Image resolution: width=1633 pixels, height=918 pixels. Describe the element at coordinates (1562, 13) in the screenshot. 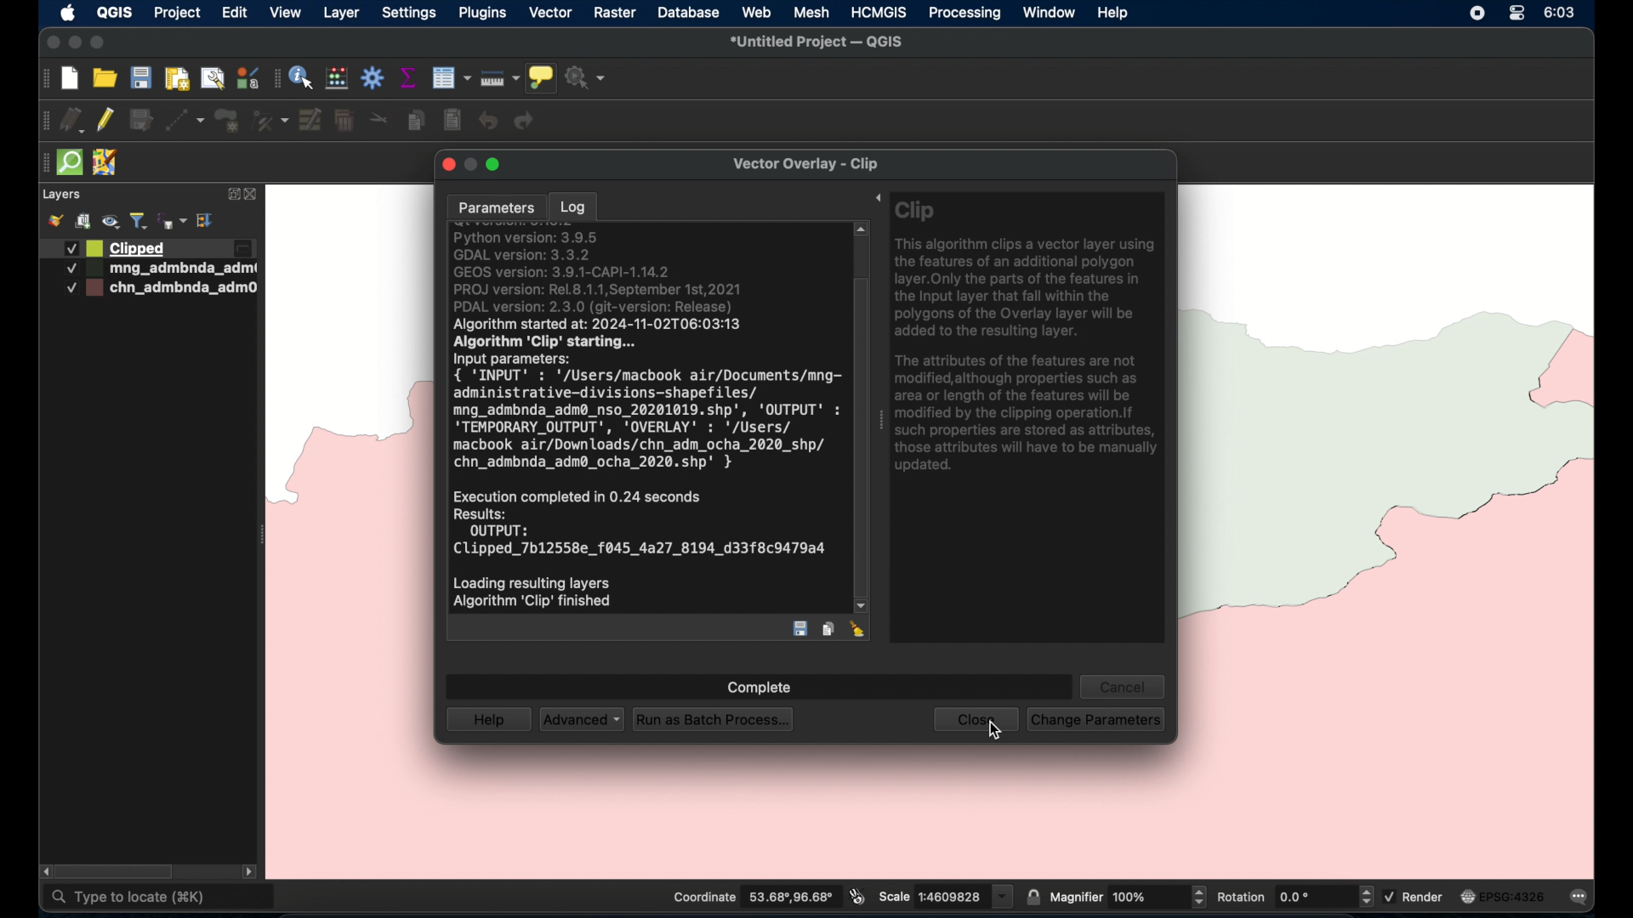

I see `time` at that location.